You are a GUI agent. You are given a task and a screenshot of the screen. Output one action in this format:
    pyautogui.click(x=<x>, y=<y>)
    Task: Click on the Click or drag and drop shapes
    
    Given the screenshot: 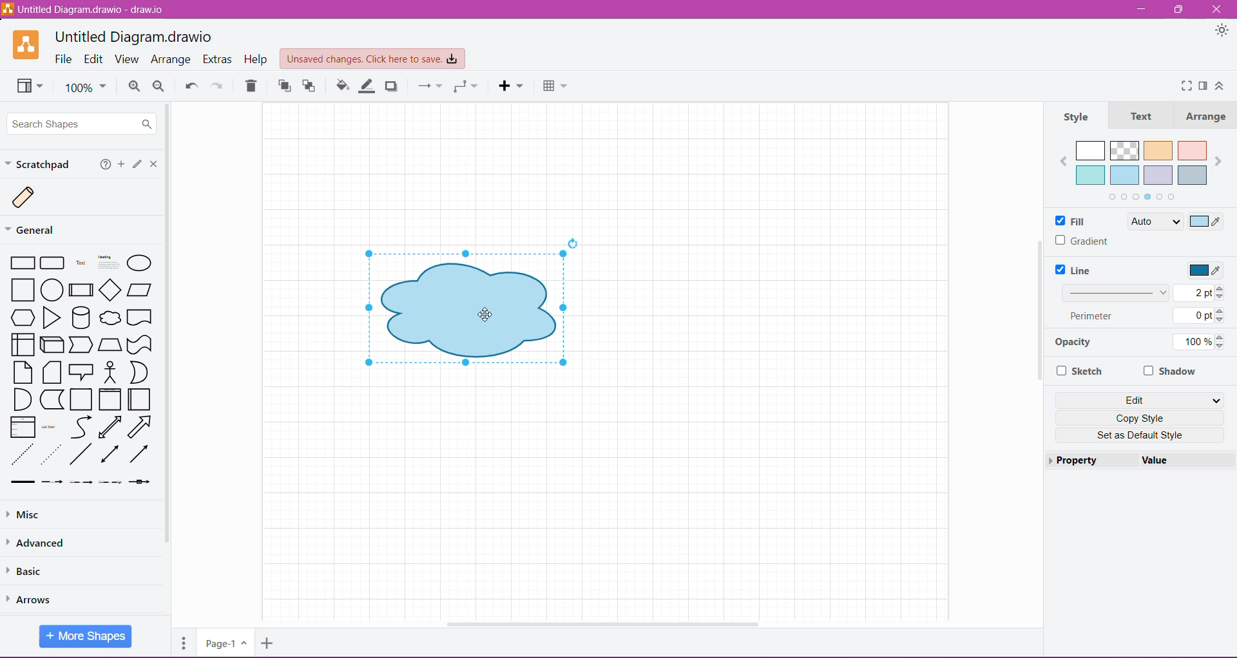 What is the action you would take?
    pyautogui.click(x=138, y=165)
    